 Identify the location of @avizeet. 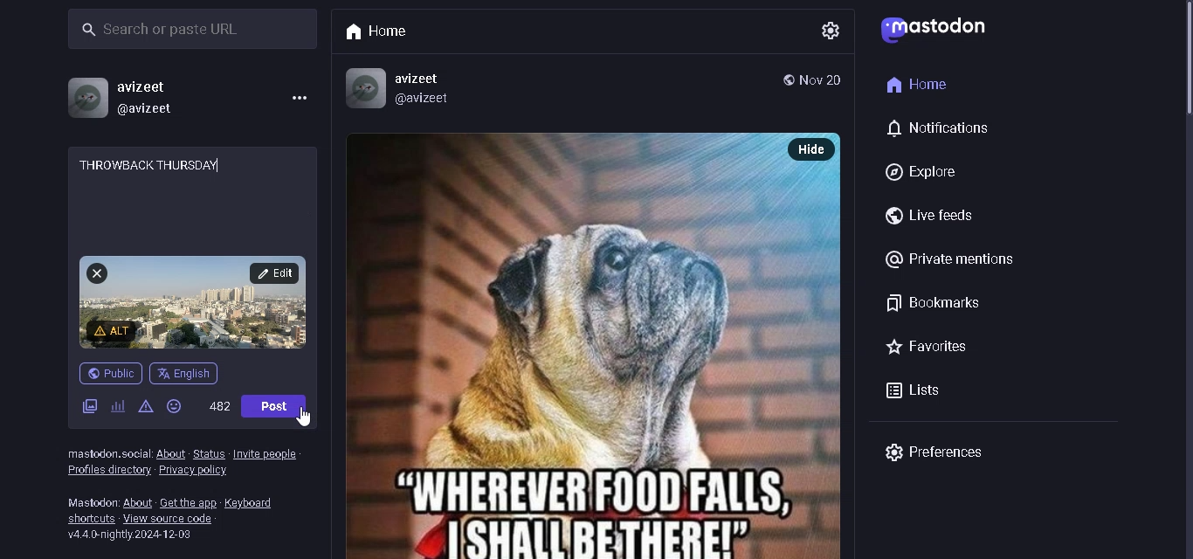
(434, 99).